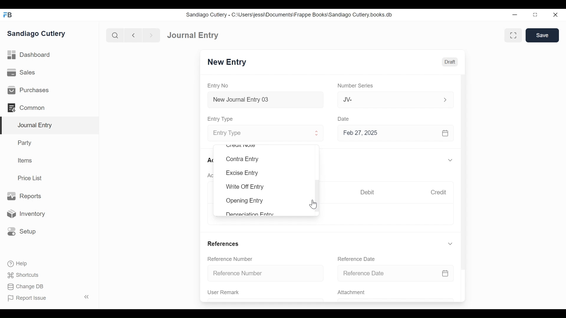  Describe the element at coordinates (230, 259) in the screenshot. I see `Reference Number` at that location.